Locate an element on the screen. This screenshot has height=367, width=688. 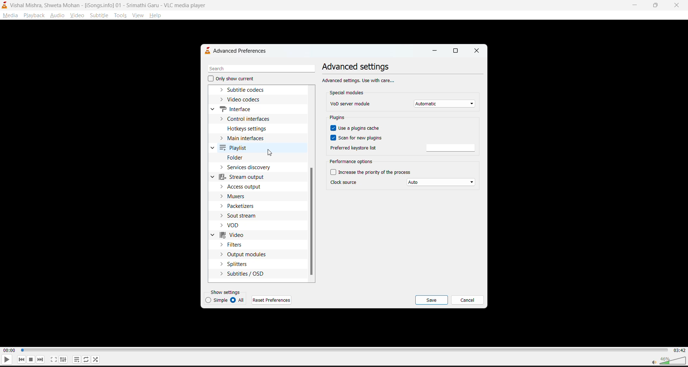
Advanced settings, Use with care is located at coordinates (359, 80).